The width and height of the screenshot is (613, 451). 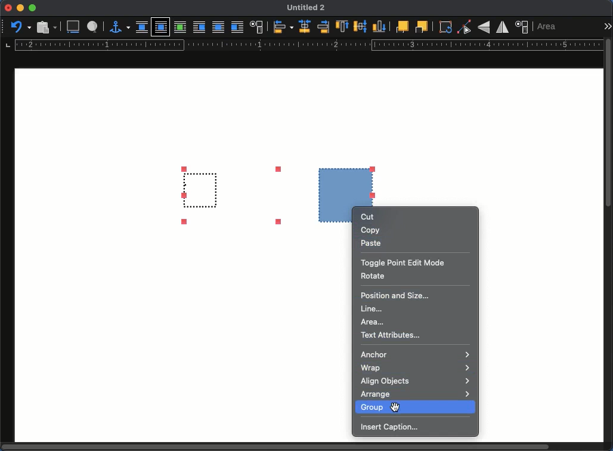 What do you see at coordinates (323, 27) in the screenshot?
I see `right` at bounding box center [323, 27].